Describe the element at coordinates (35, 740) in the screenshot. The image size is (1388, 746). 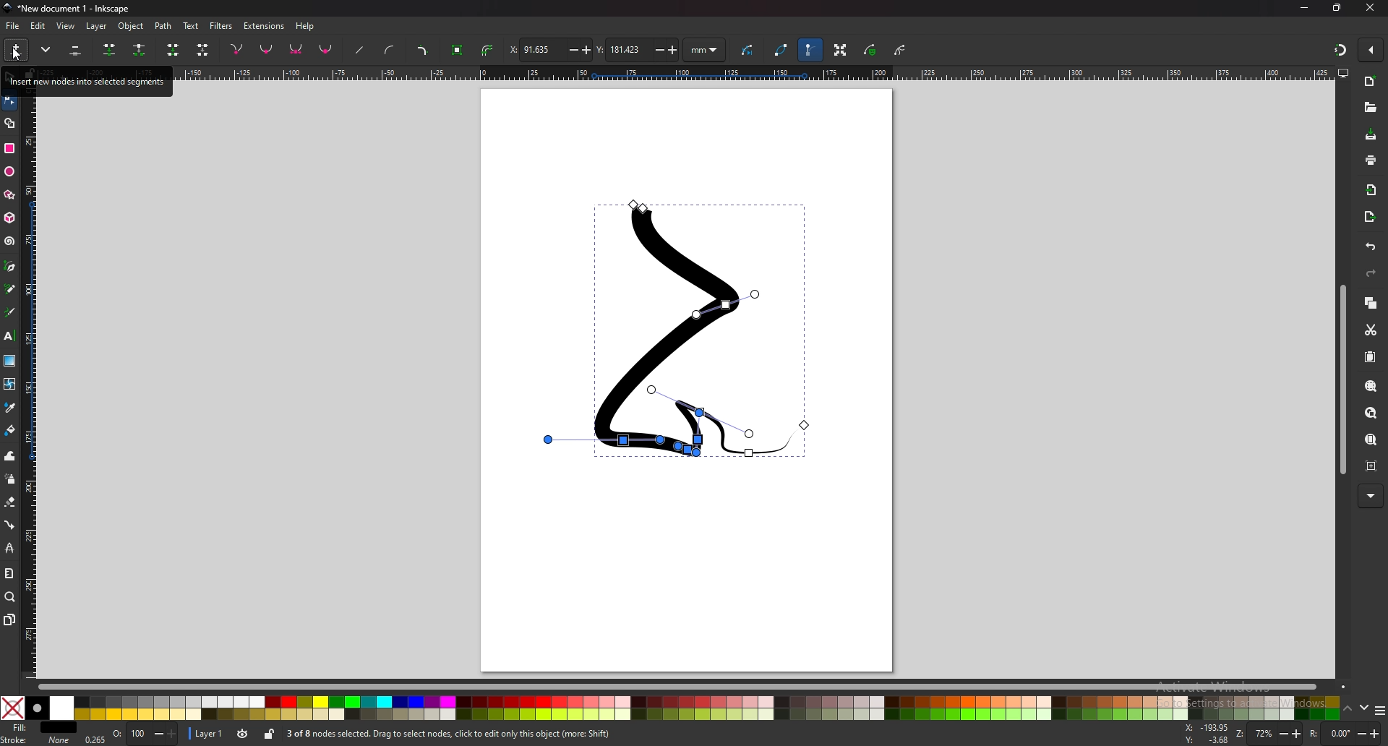
I see `stroke` at that location.